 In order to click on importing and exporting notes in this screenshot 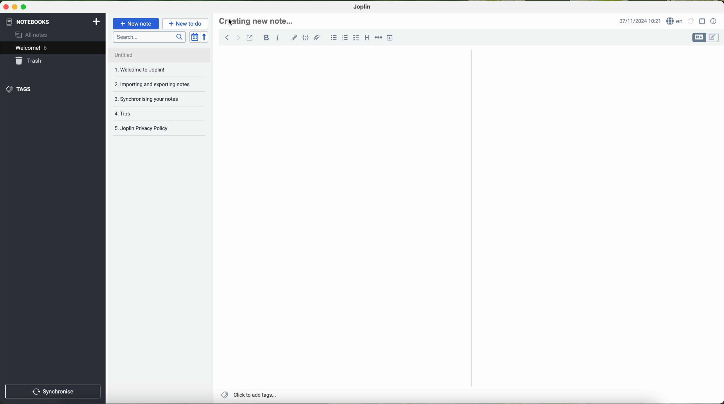, I will do `click(159, 86)`.